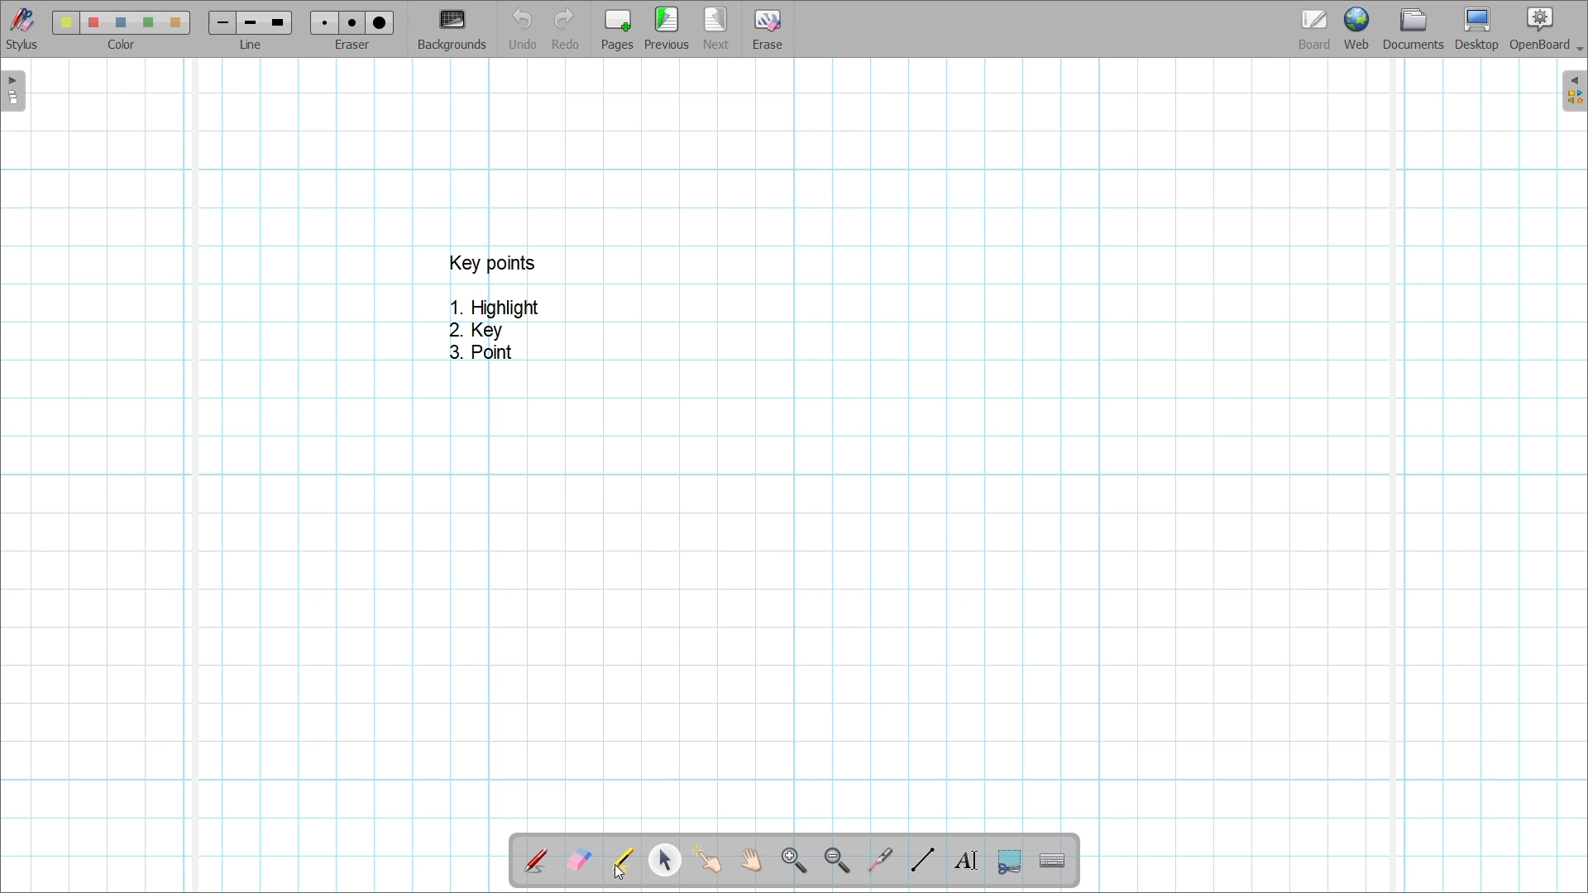  Describe the element at coordinates (248, 23) in the screenshot. I see `line 2` at that location.